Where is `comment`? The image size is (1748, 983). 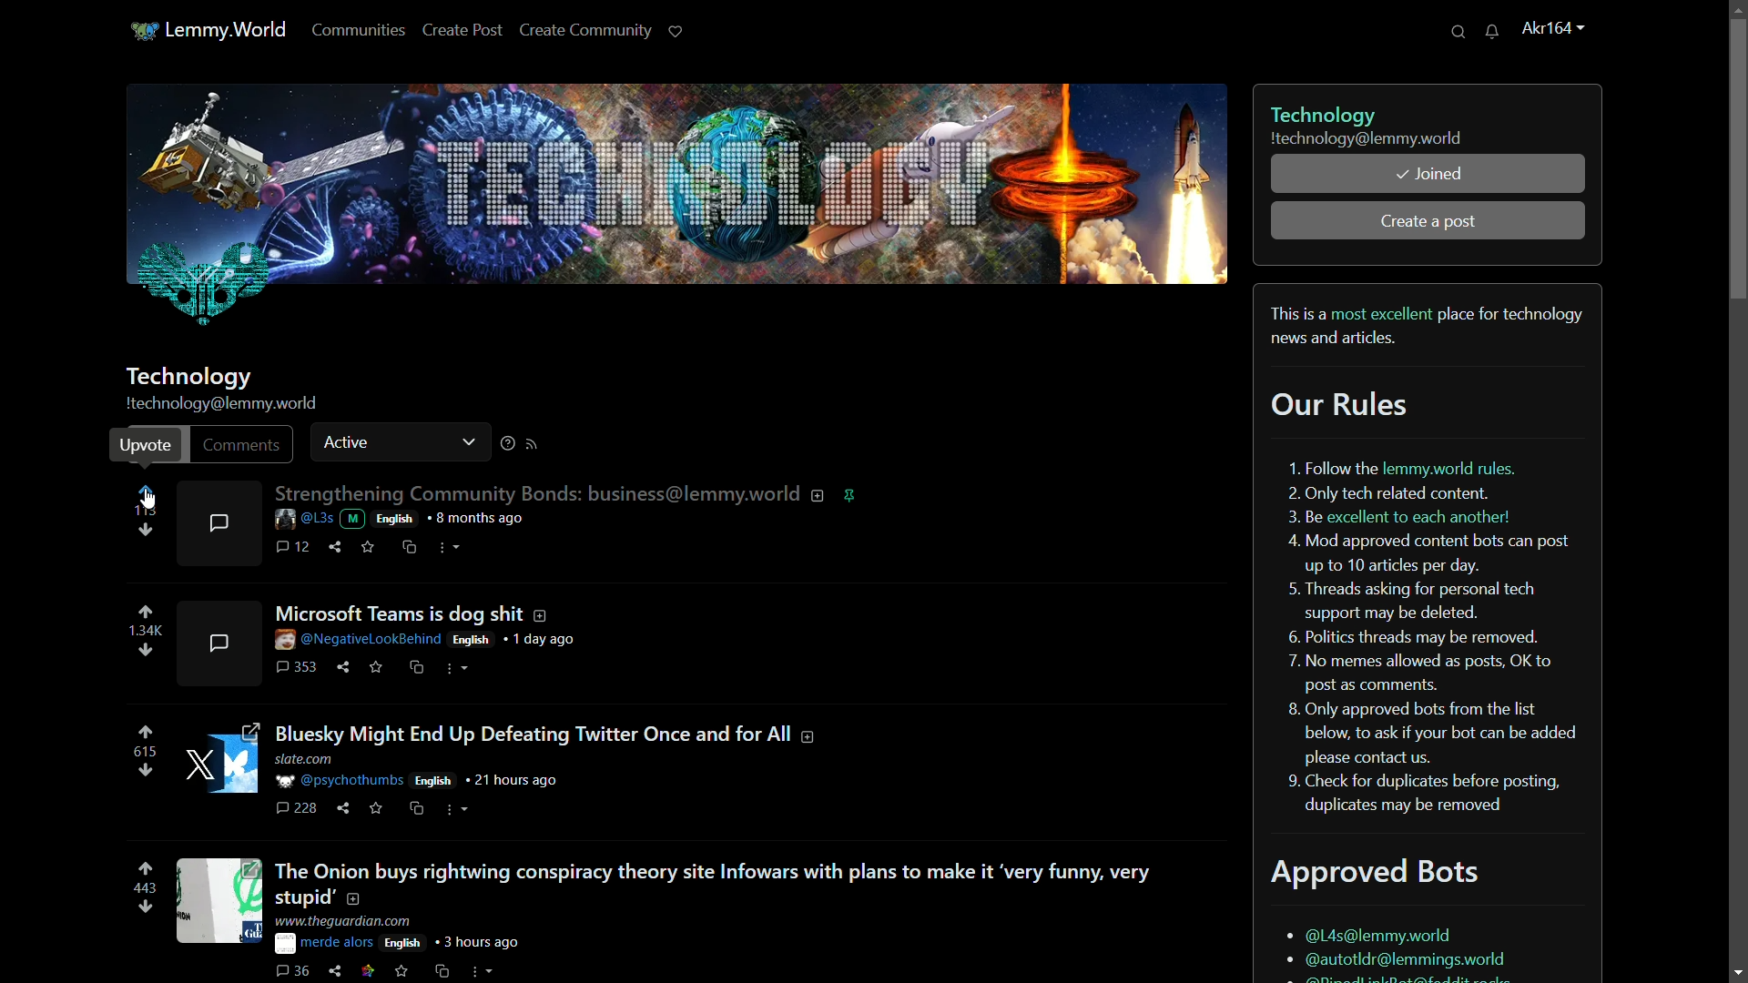 comment is located at coordinates (291, 546).